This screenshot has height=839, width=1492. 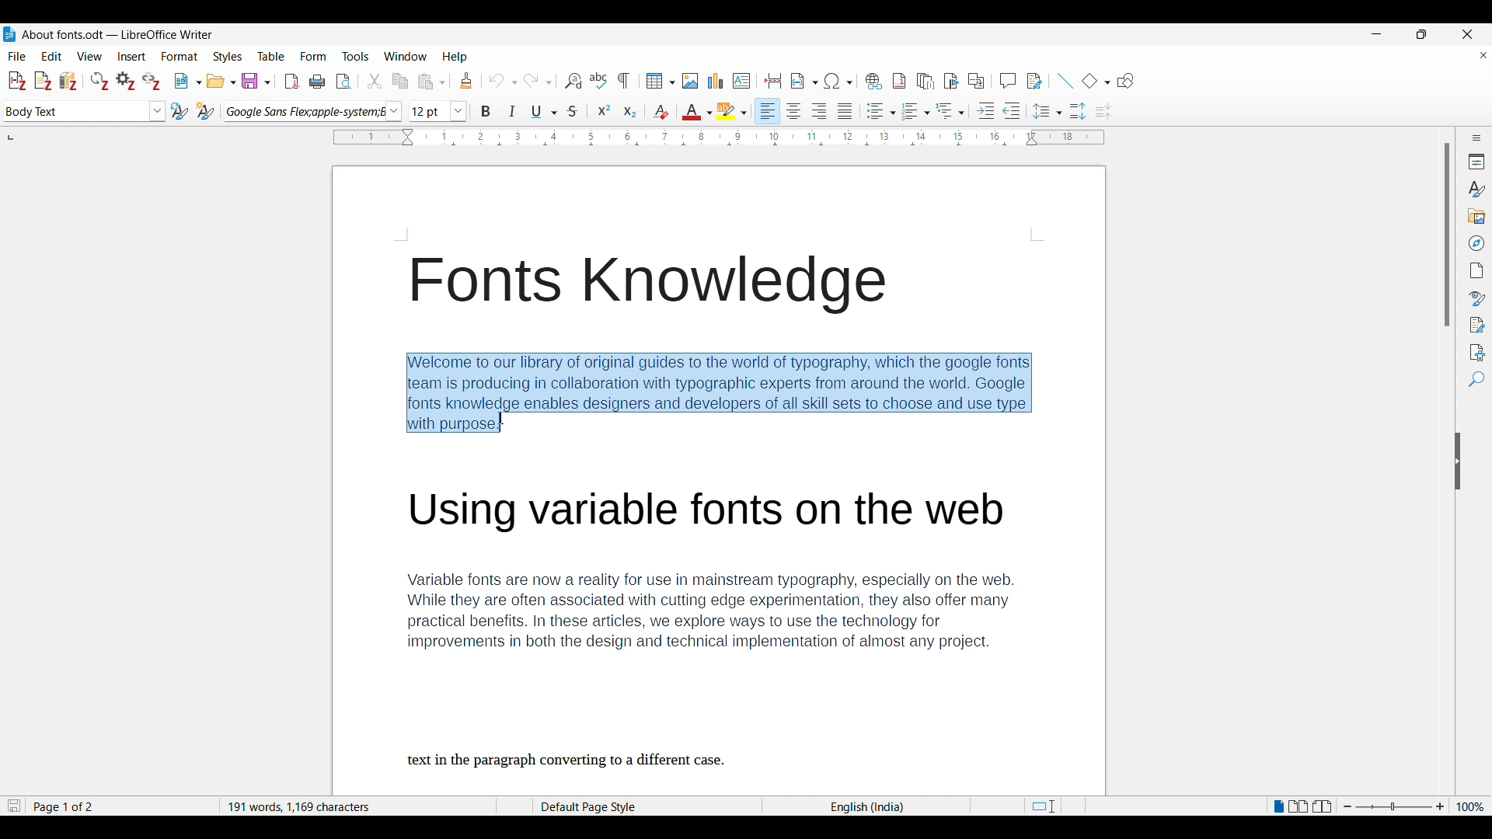 I want to click on Redo, so click(x=538, y=81).